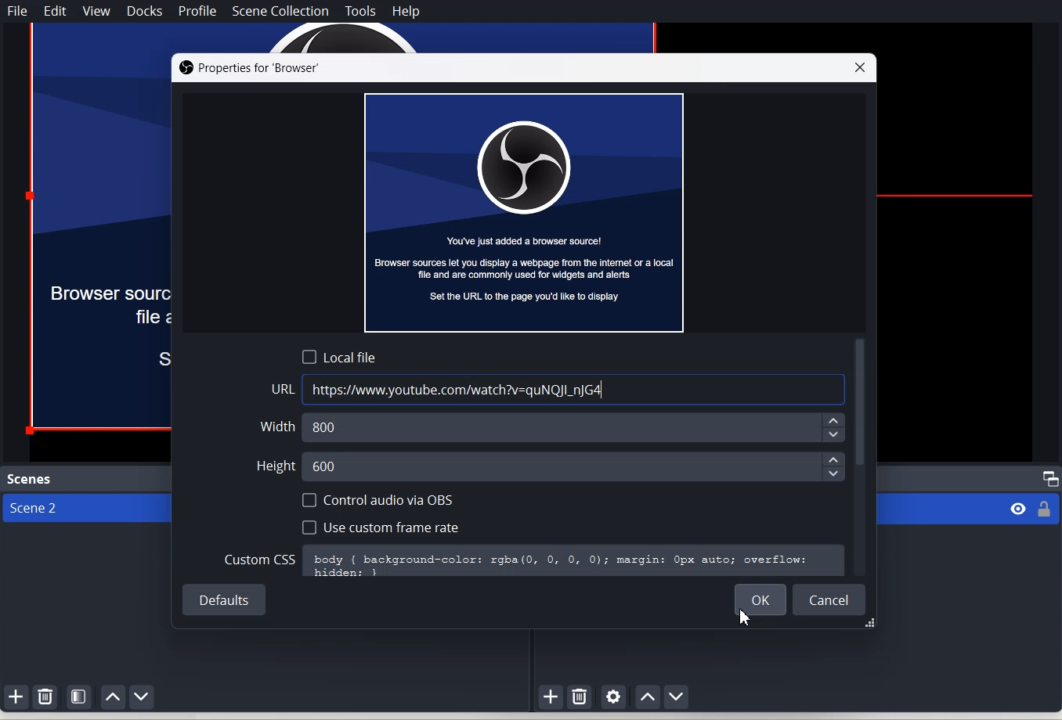 The image size is (1062, 720). I want to click on 800, so click(580, 428).